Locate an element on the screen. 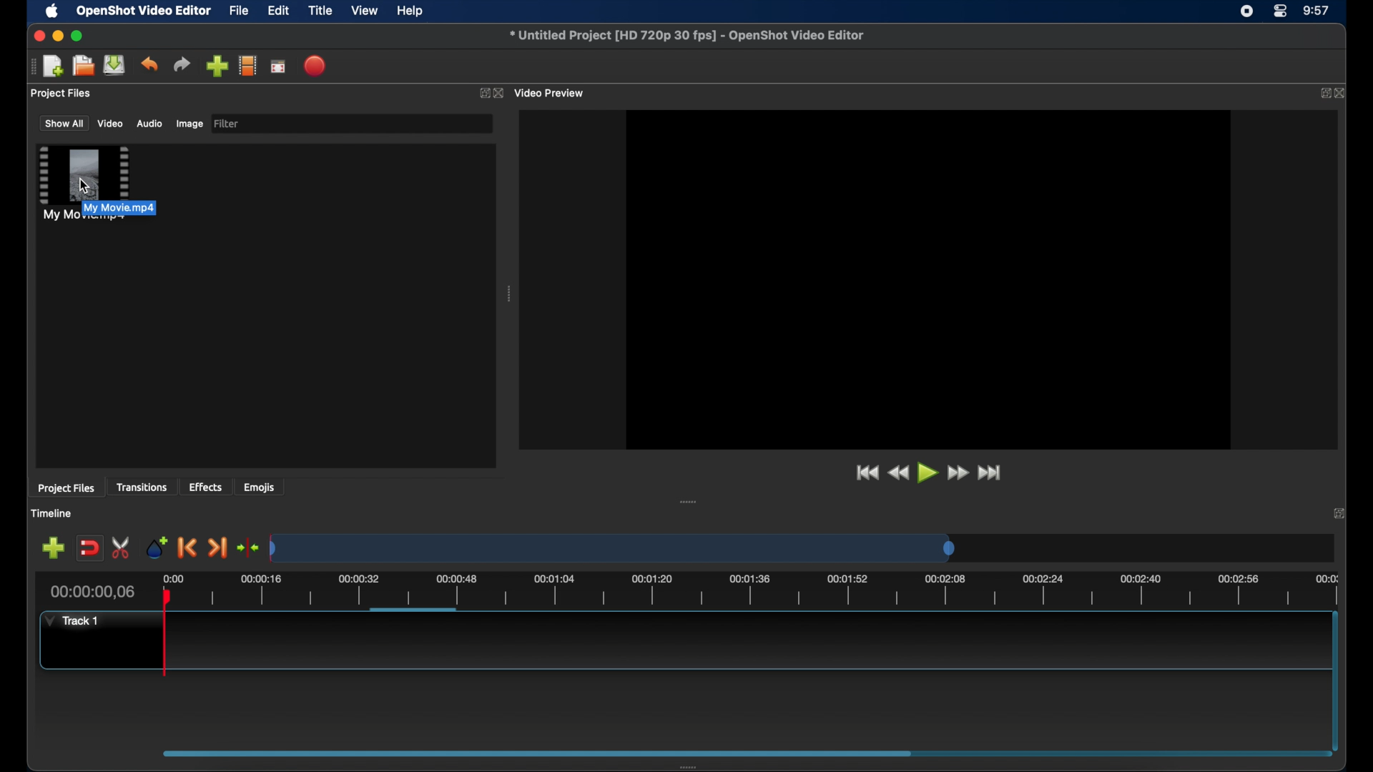  add marker is located at coordinates (157, 546).